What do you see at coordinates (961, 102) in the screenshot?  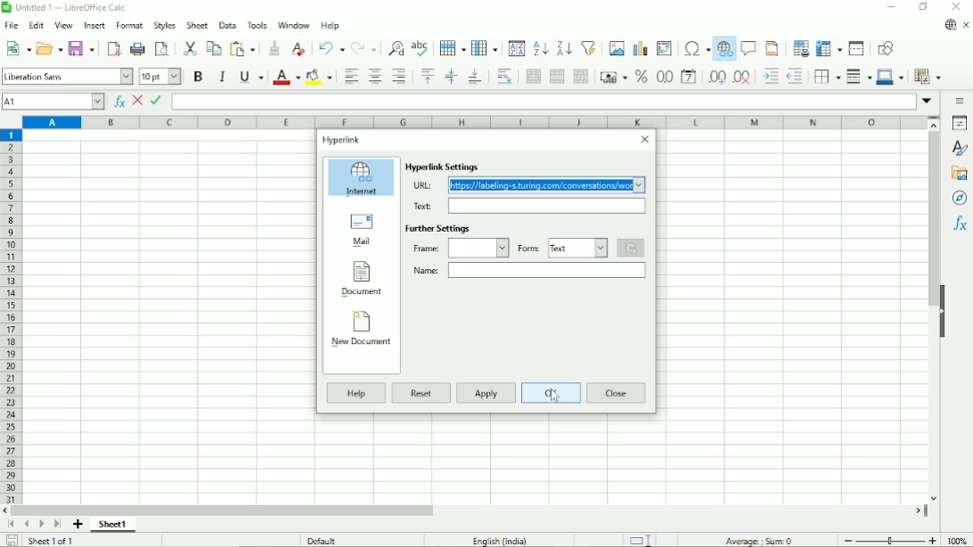 I see `Sidebar settings` at bounding box center [961, 102].